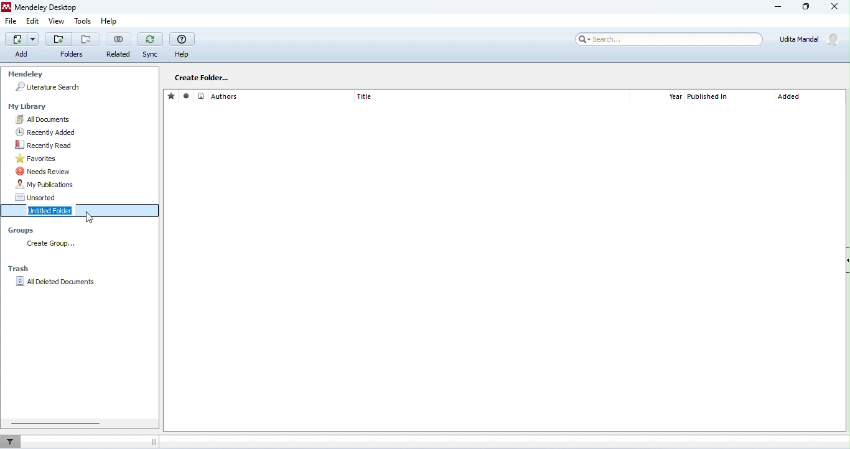 Image resolution: width=850 pixels, height=449 pixels. What do you see at coordinates (833, 7) in the screenshot?
I see `close` at bounding box center [833, 7].